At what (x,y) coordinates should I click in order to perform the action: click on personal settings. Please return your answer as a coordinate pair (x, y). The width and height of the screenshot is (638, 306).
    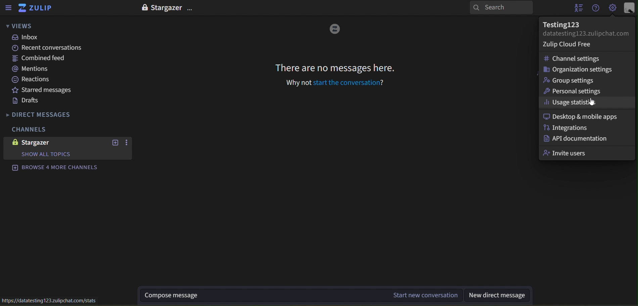
    Looking at the image, I should click on (572, 91).